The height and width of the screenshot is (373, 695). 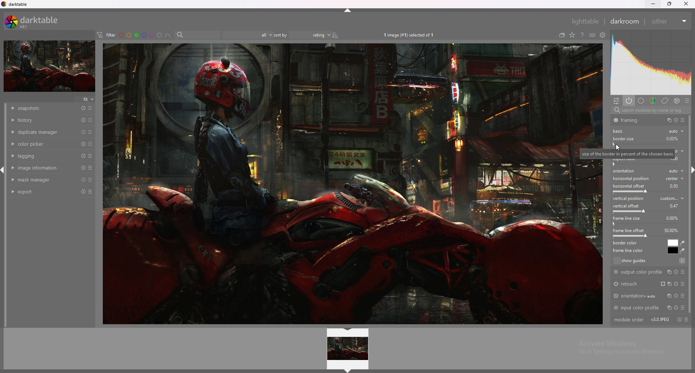 What do you see at coordinates (43, 143) in the screenshot?
I see `color picker` at bounding box center [43, 143].